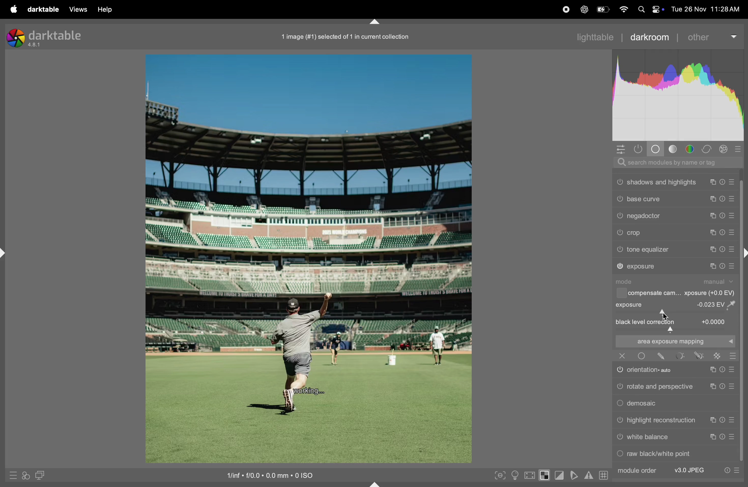 The image size is (748, 487). Describe the element at coordinates (707, 149) in the screenshot. I see `correct` at that location.